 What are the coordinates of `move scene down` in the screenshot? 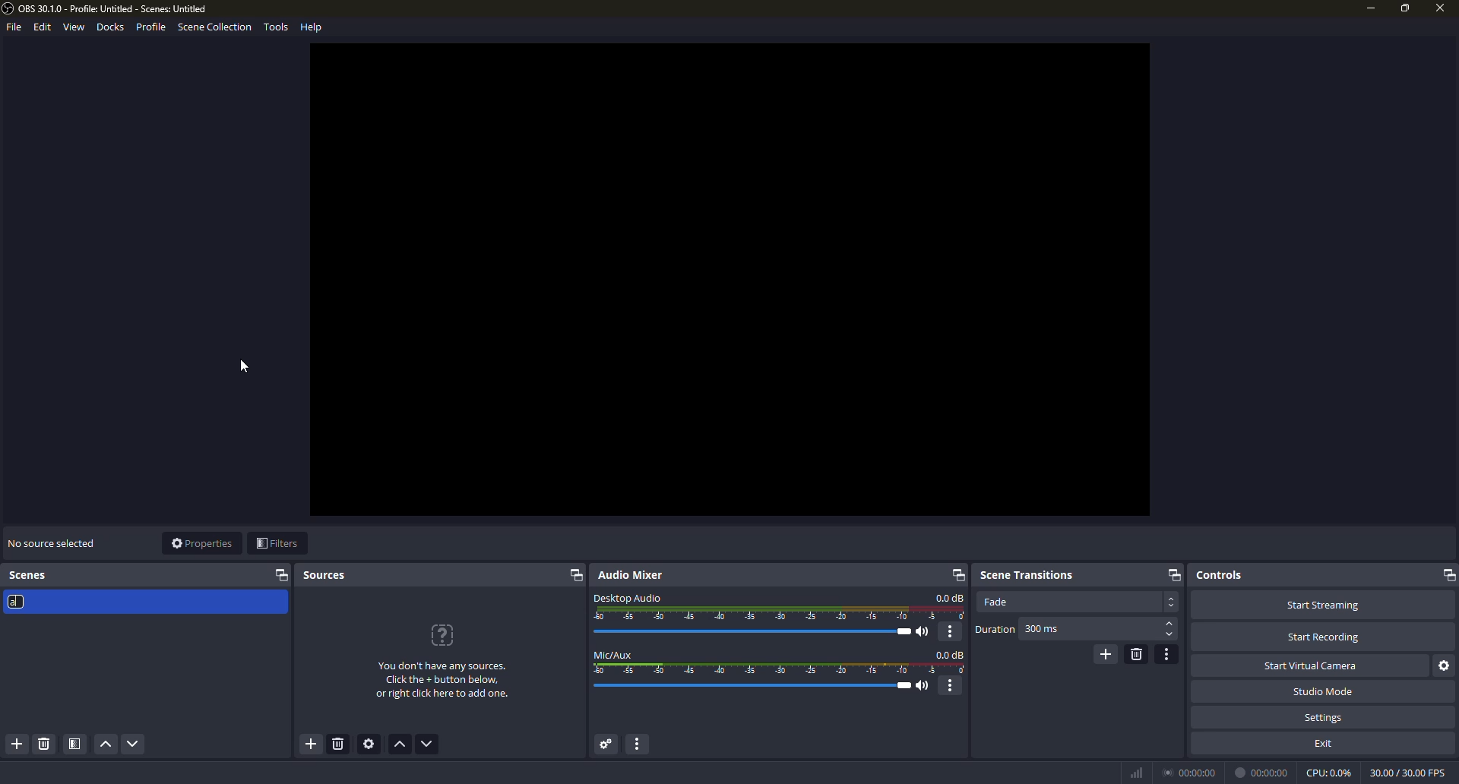 It's located at (134, 745).